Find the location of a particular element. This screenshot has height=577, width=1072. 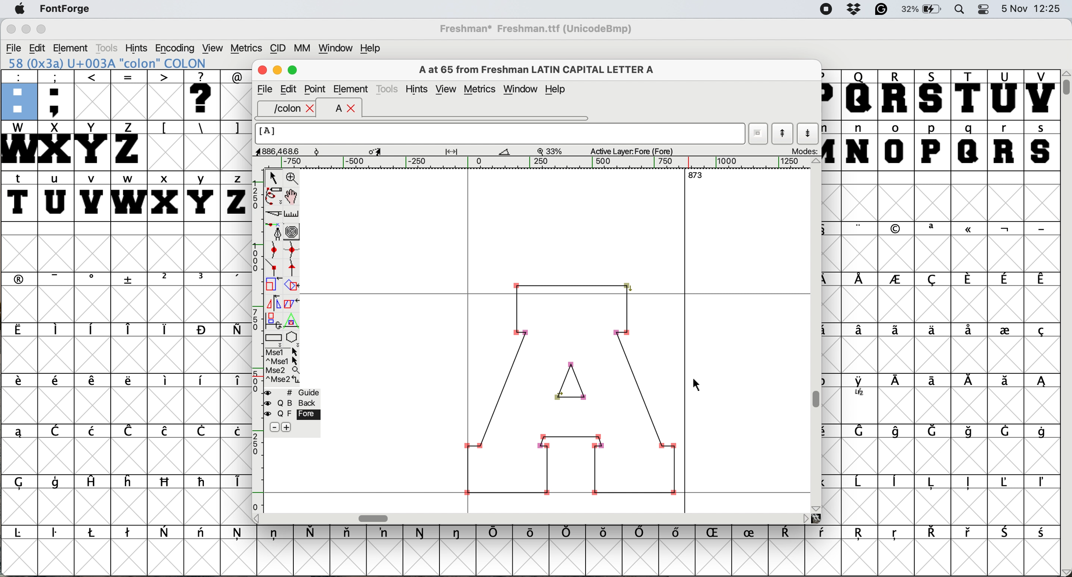

symbol is located at coordinates (203, 481).